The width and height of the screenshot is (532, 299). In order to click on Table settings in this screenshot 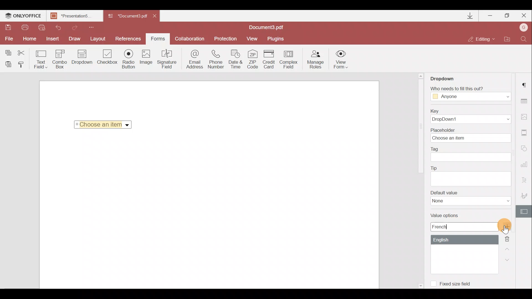, I will do `click(525, 101)`.